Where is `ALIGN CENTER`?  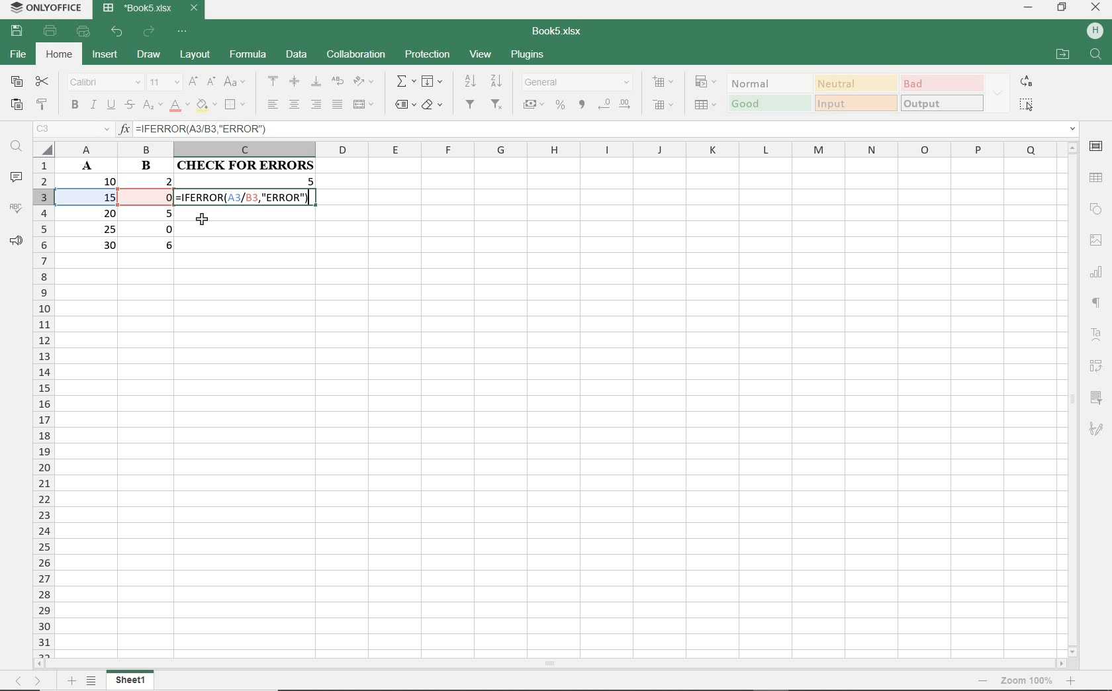
ALIGN CENTER is located at coordinates (295, 105).